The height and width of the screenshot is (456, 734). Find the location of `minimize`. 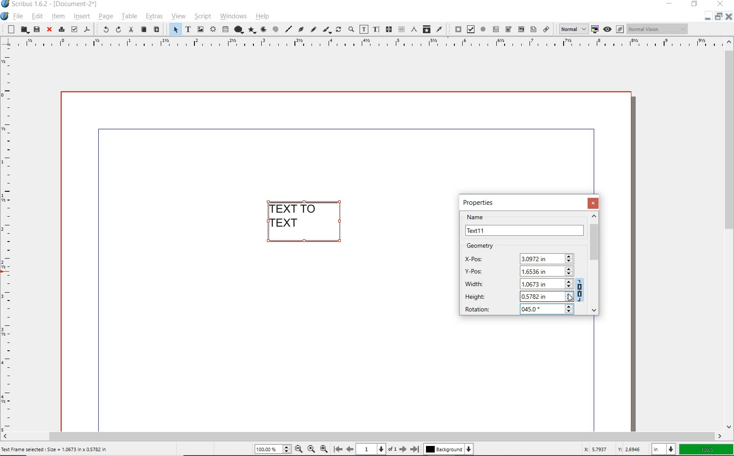

minimize is located at coordinates (707, 18).